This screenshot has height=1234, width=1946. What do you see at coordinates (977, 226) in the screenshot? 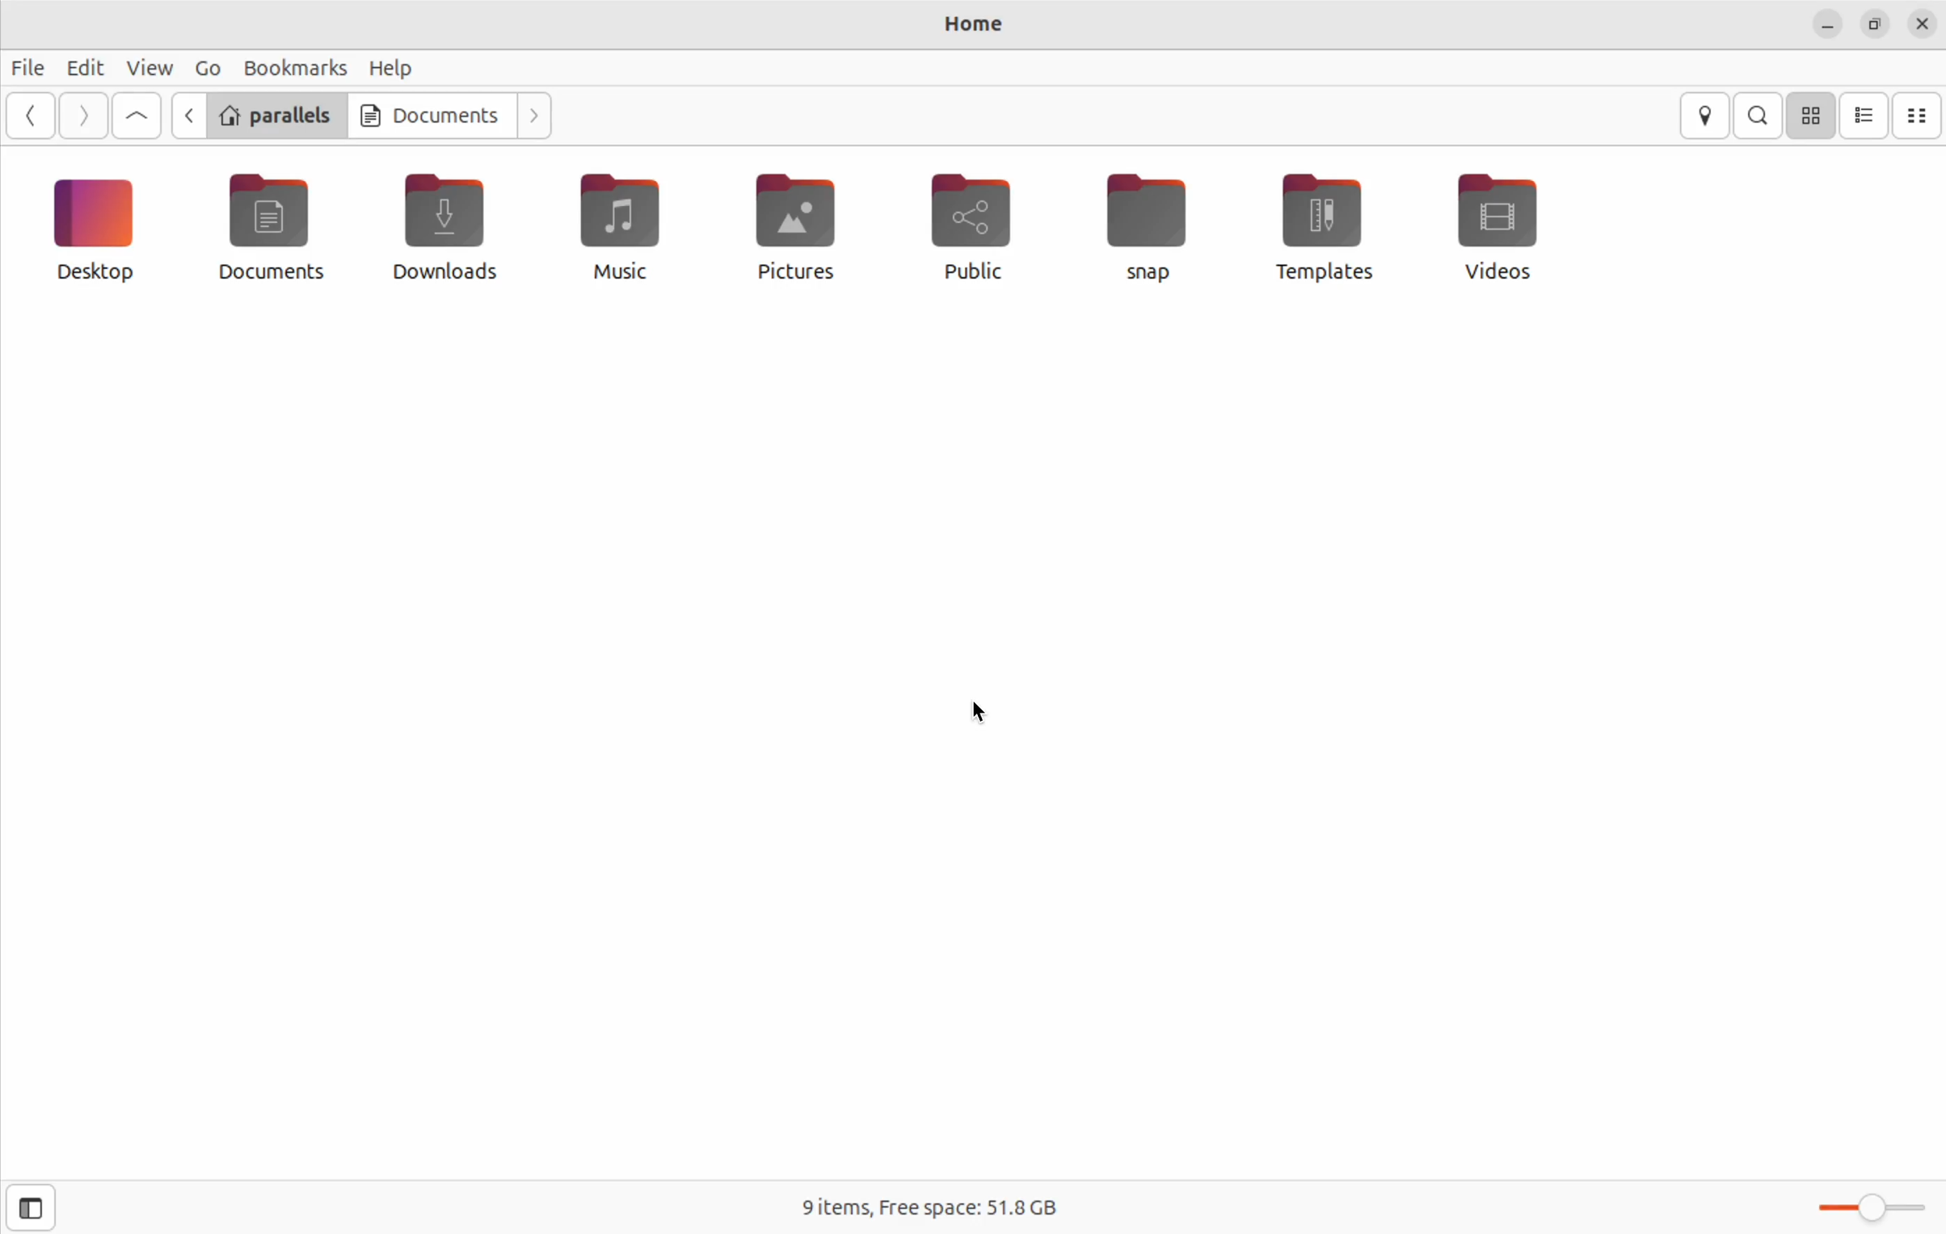
I see `public` at bounding box center [977, 226].